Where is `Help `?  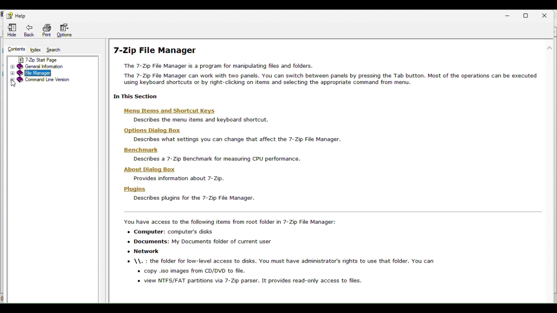
Help  is located at coordinates (15, 14).